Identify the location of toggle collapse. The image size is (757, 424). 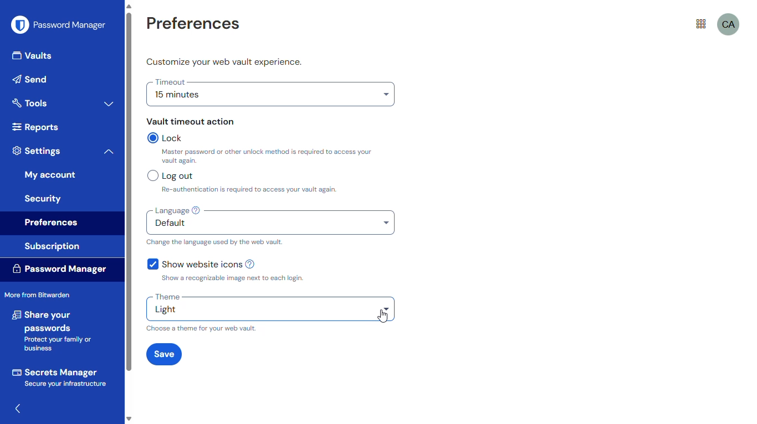
(109, 152).